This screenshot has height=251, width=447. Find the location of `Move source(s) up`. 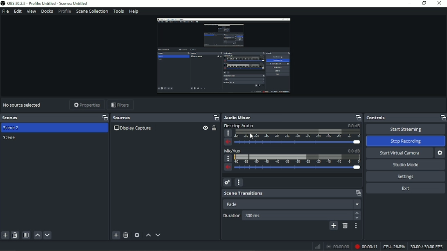

Move source(s) up is located at coordinates (148, 235).